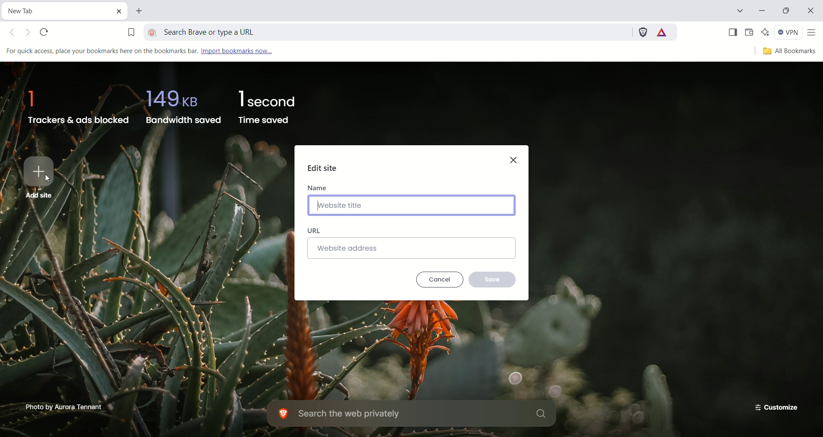  I want to click on wallet, so click(749, 33).